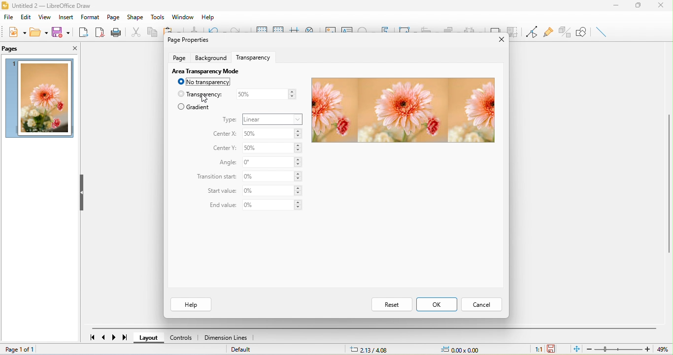 Image resolution: width=673 pixels, height=355 pixels. I want to click on maximize, so click(643, 6).